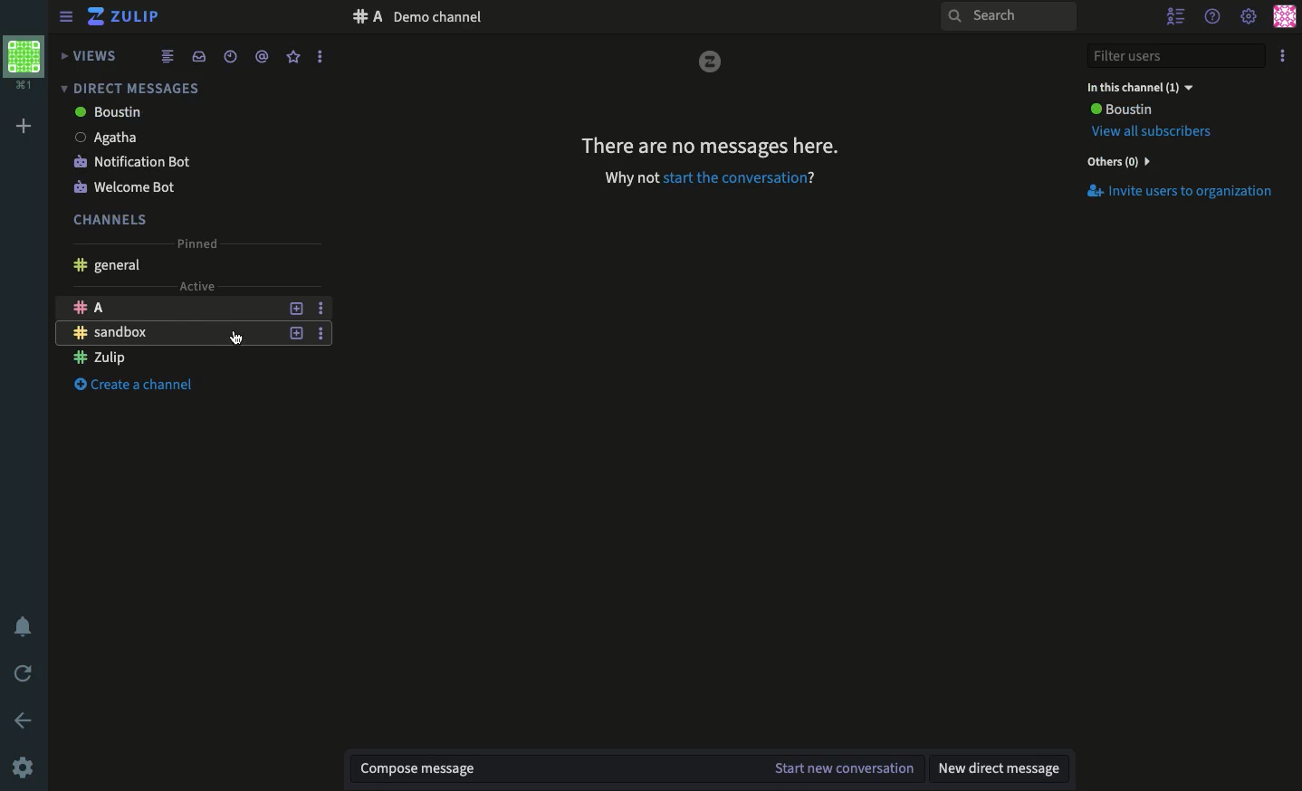  Describe the element at coordinates (1213, 14) in the screenshot. I see `Help` at that location.